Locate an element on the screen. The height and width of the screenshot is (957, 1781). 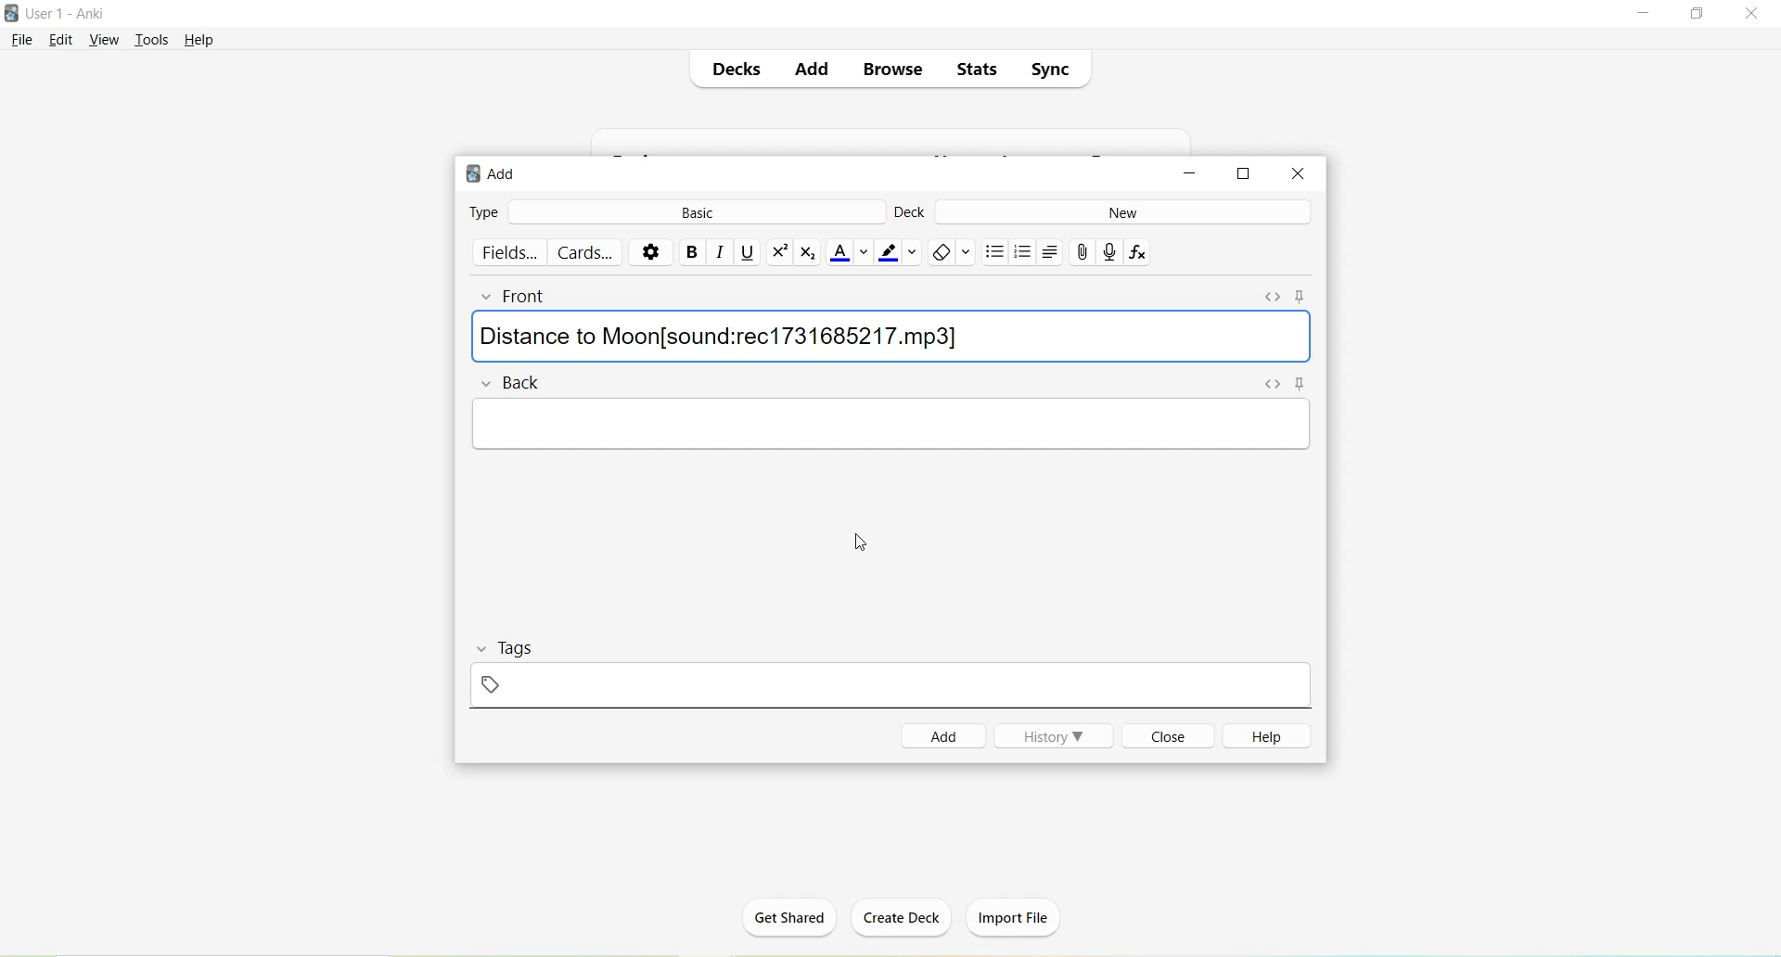
Tools is located at coordinates (152, 41).